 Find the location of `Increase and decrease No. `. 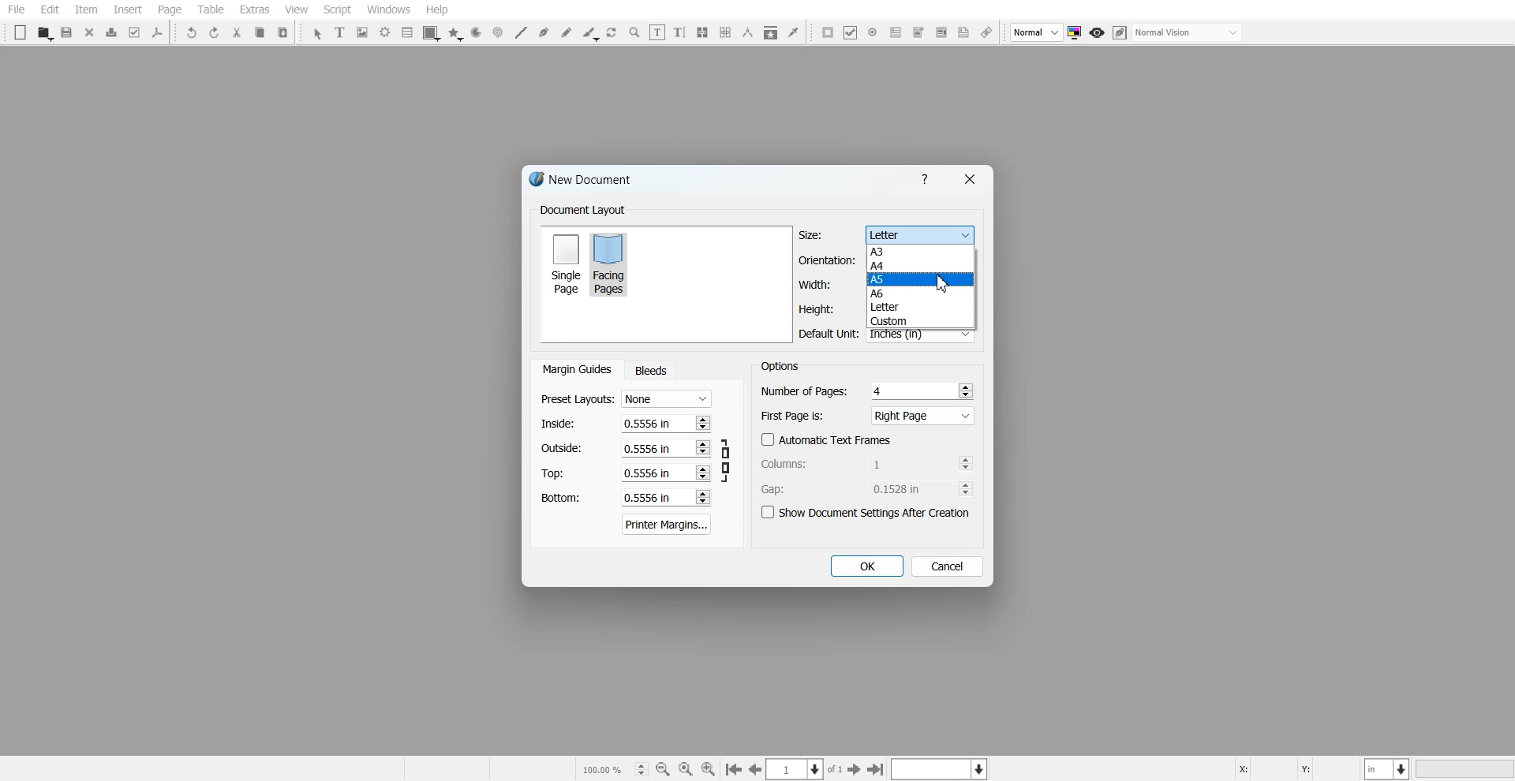

Increase and decrease No.  is located at coordinates (703, 448).